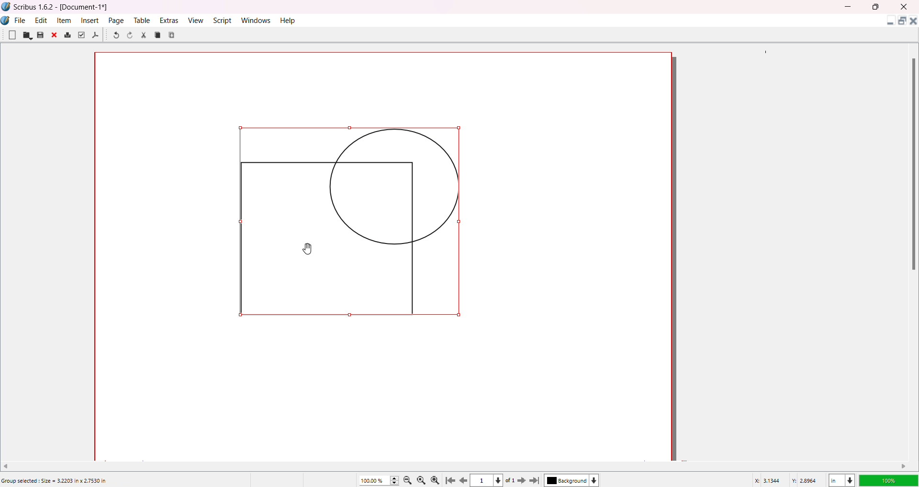  Describe the element at coordinates (91, 20) in the screenshot. I see `Insert` at that location.